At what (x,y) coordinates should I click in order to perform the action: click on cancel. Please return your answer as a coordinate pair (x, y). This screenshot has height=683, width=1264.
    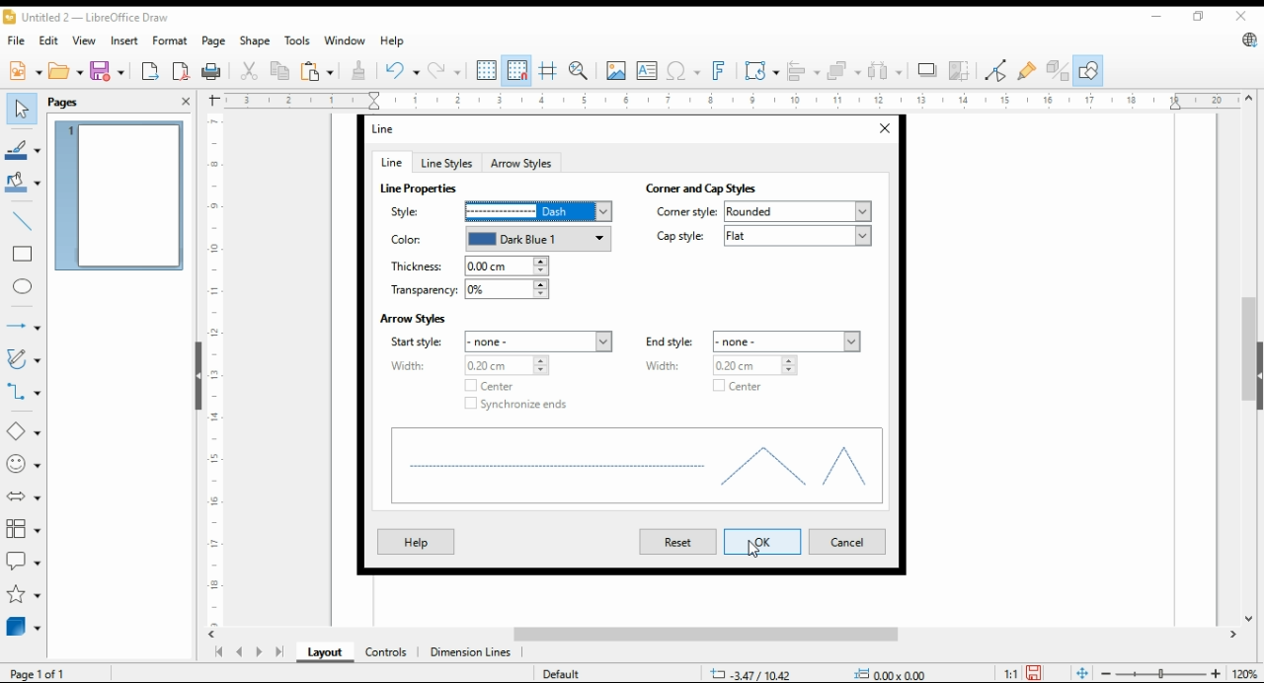
    Looking at the image, I should click on (845, 543).